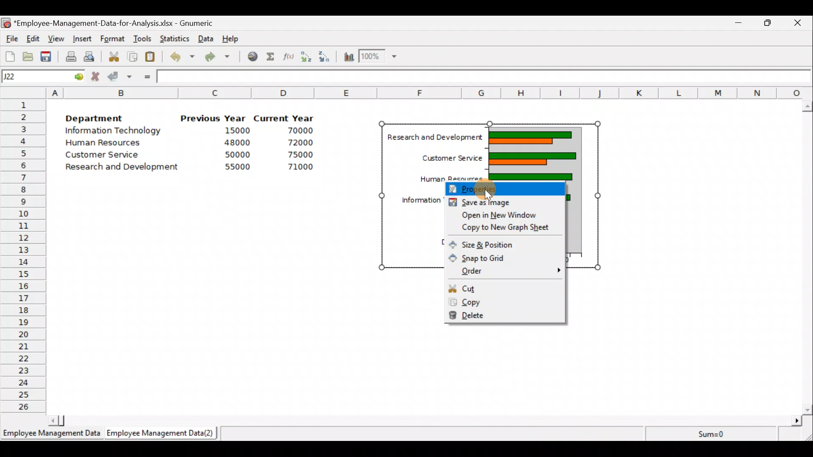 The image size is (813, 457). I want to click on Open in new window, so click(510, 214).